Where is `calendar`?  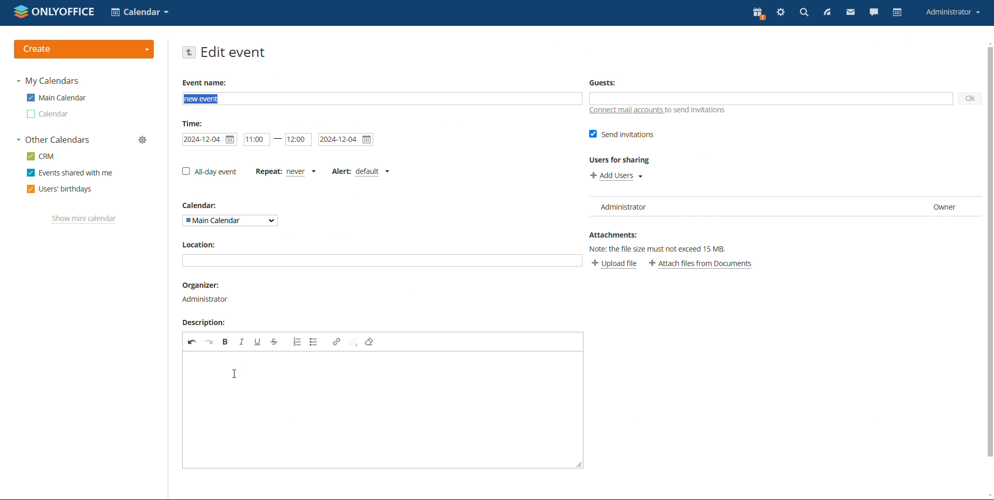 calendar is located at coordinates (897, 13).